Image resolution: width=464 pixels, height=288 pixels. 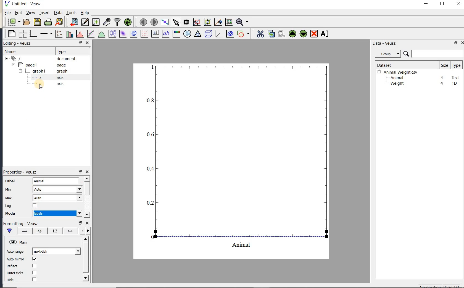 I want to click on copy the selected widget, so click(x=270, y=34).